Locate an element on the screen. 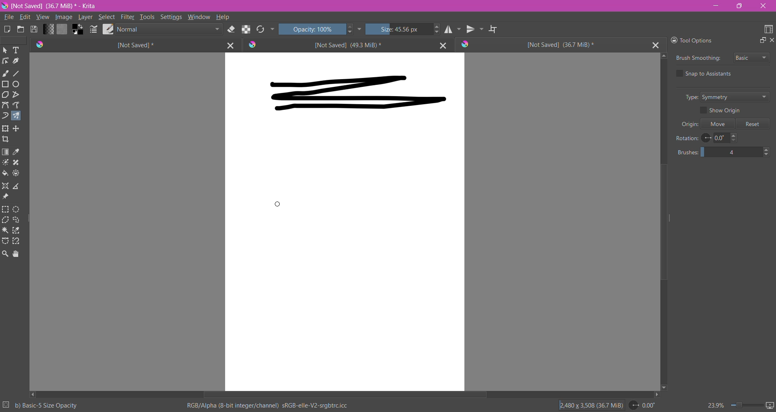 The height and width of the screenshot is (412, 776). Crop the image to an area is located at coordinates (6, 139).